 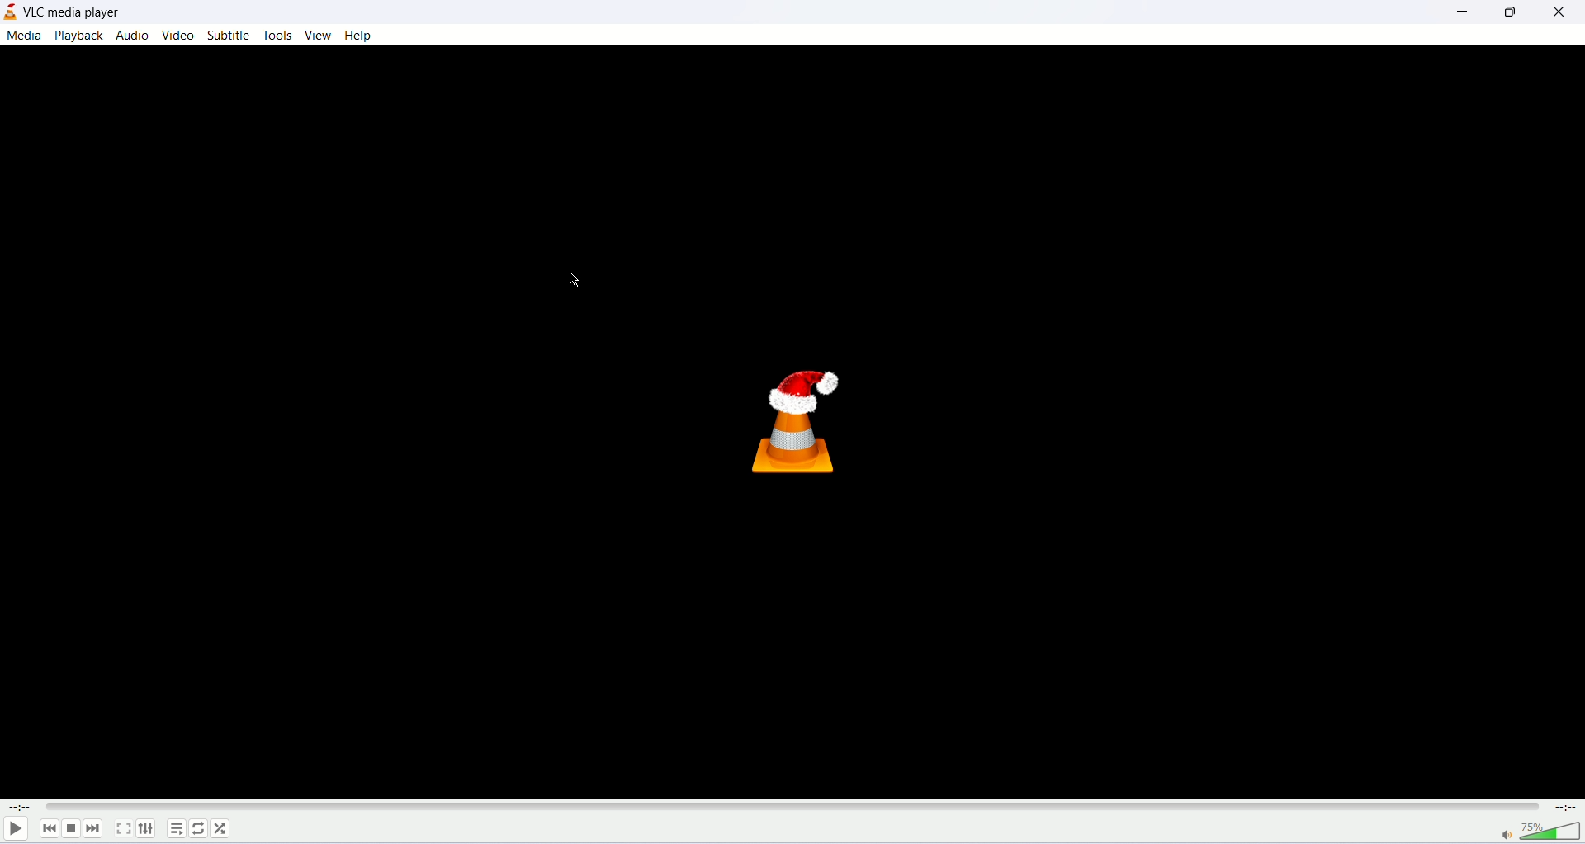 What do you see at coordinates (1458, 15) in the screenshot?
I see `minimize` at bounding box center [1458, 15].